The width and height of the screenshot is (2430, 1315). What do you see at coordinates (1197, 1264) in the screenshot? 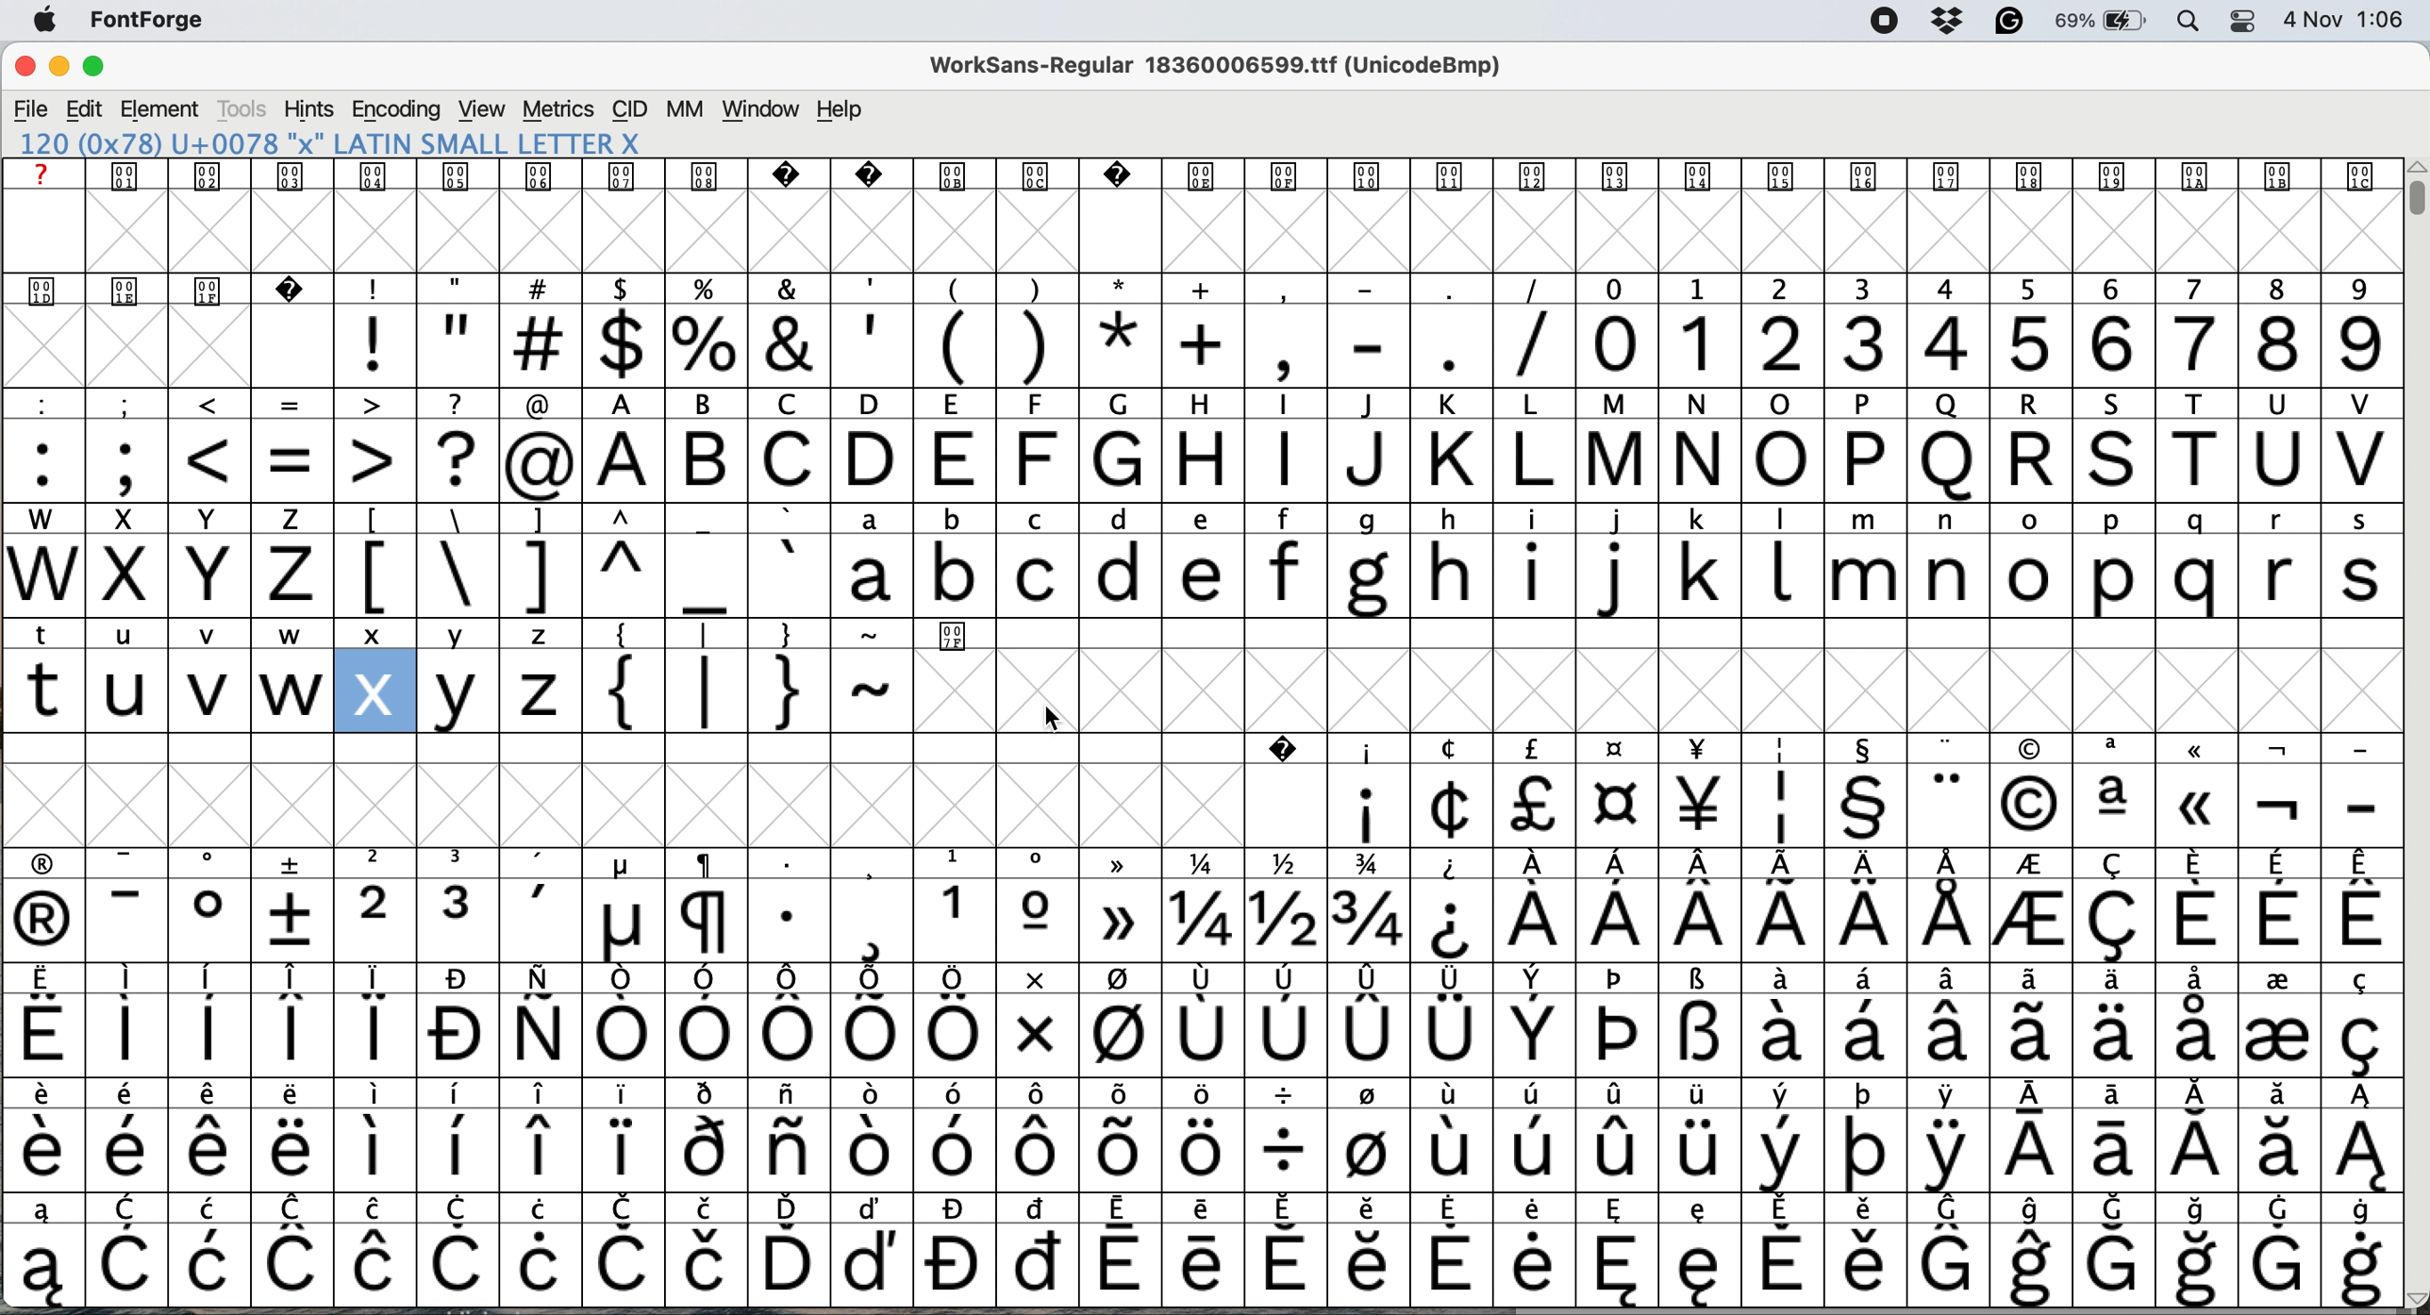
I see `special characters` at bounding box center [1197, 1264].